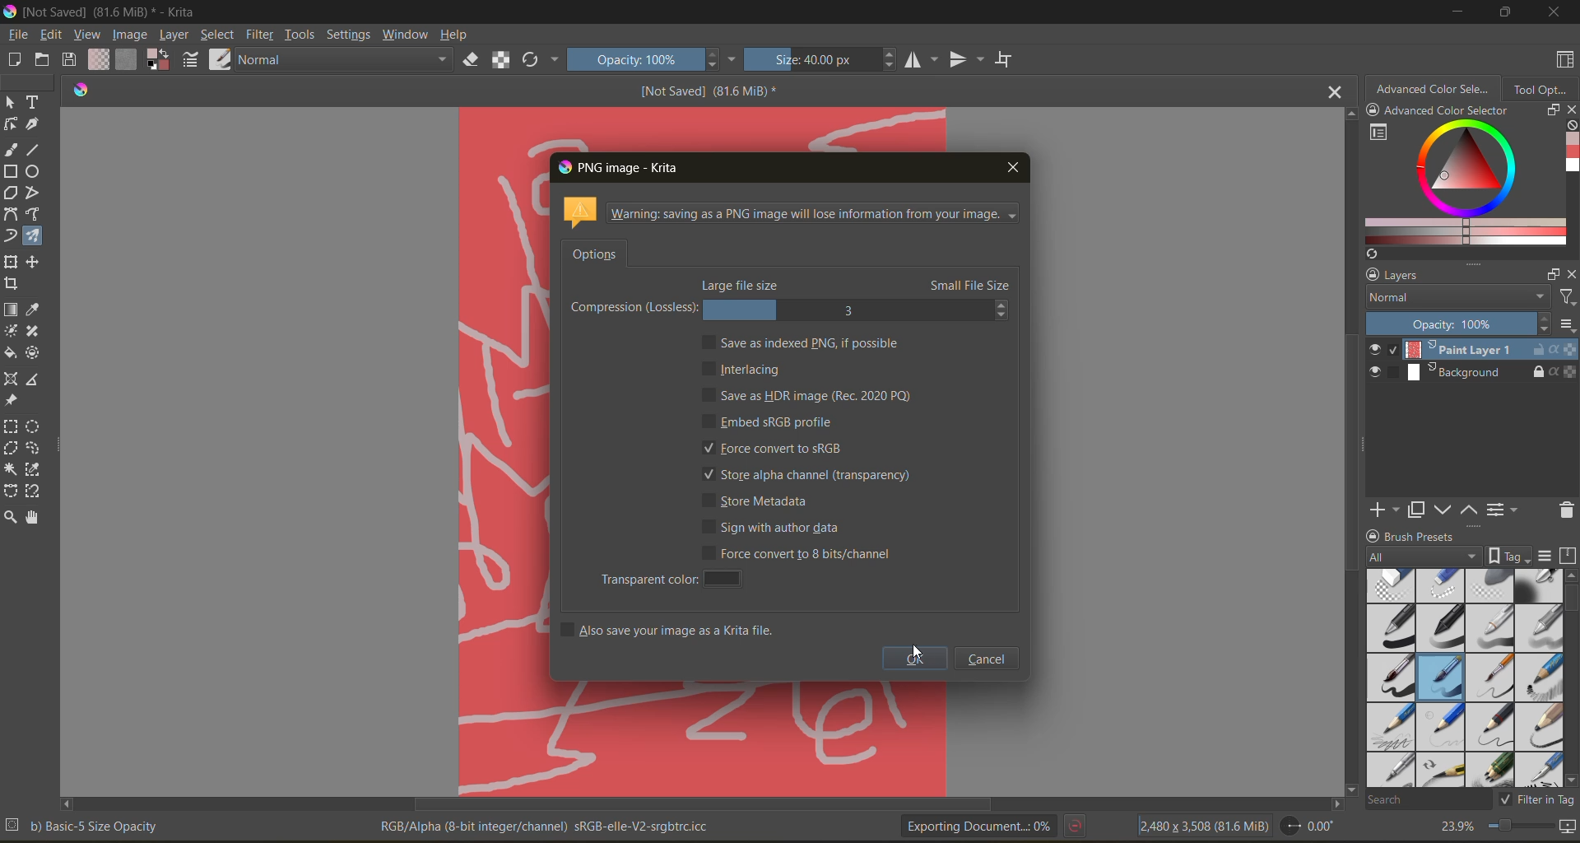 This screenshot has height=843, width=1580. What do you see at coordinates (472, 58) in the screenshot?
I see `set eraser mode` at bounding box center [472, 58].